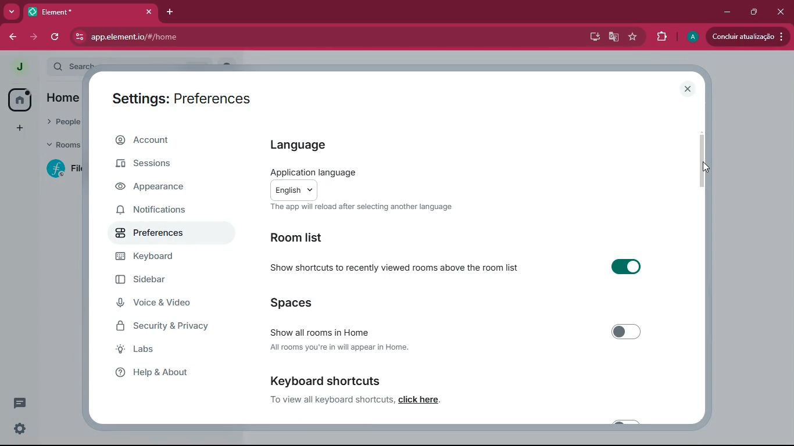 This screenshot has width=794, height=446. I want to click on close, so click(687, 89).